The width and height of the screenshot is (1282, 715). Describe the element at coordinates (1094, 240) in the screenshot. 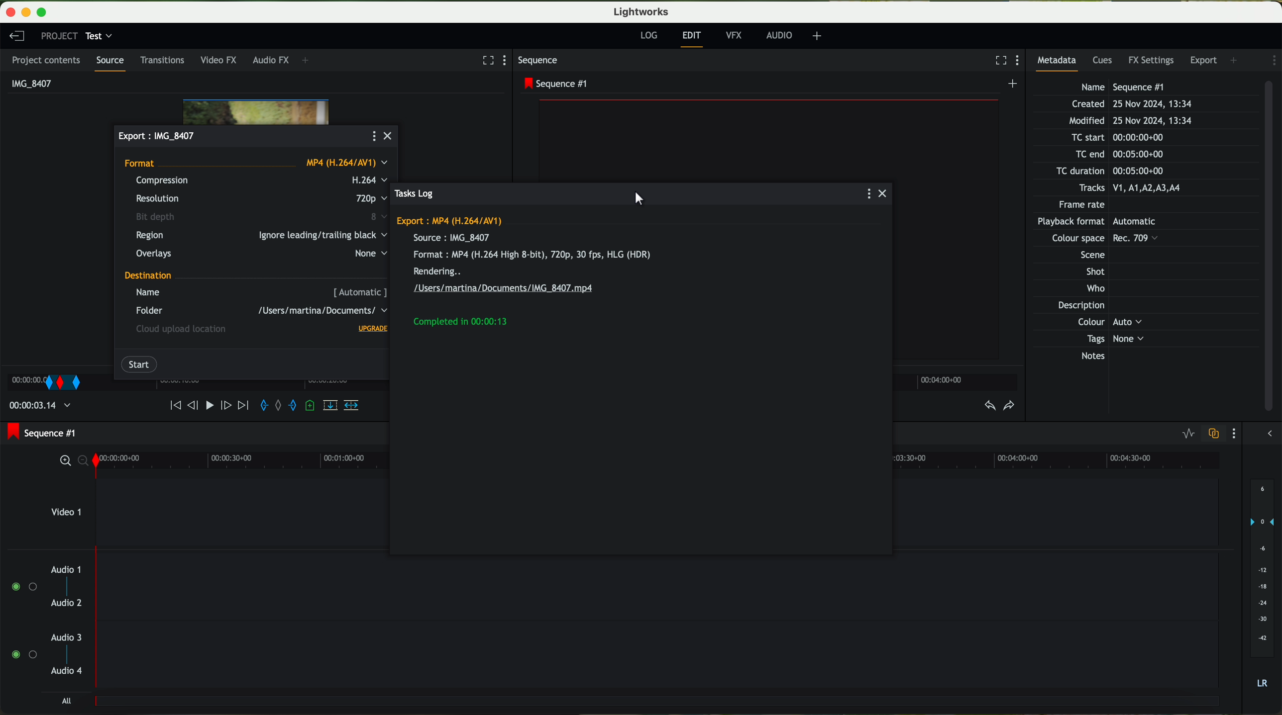

I see `` at that location.